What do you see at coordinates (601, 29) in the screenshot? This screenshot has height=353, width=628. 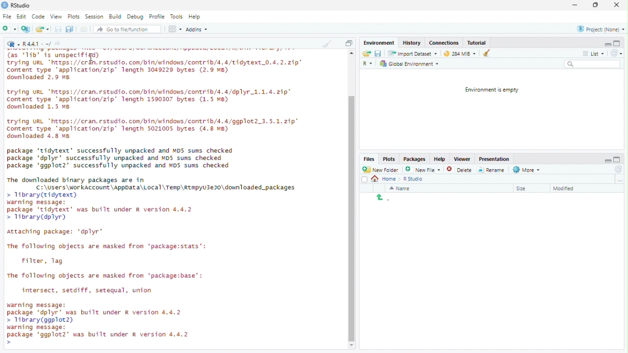 I see `Project: (None)` at bounding box center [601, 29].